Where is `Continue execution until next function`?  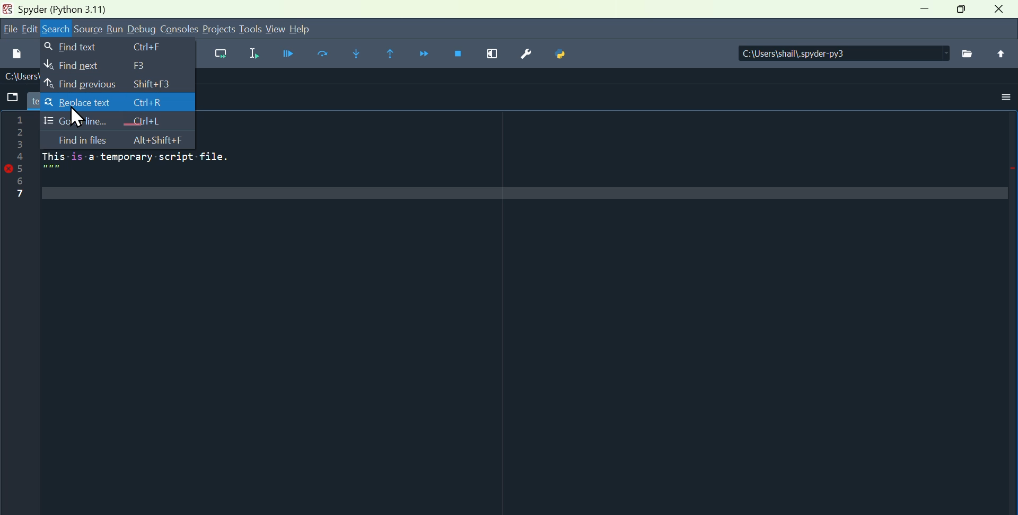
Continue execution until next function is located at coordinates (426, 53).